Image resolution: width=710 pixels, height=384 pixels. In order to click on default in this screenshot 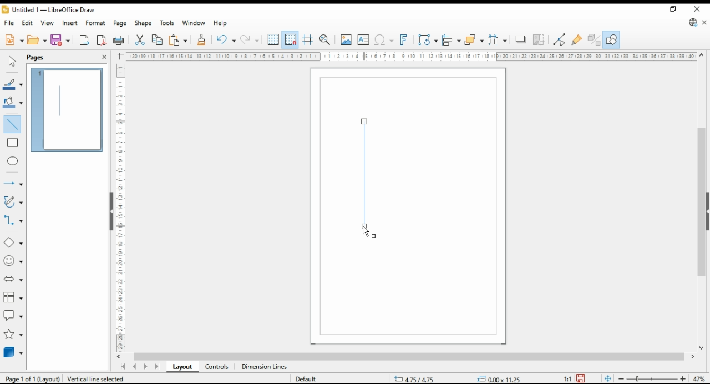, I will do `click(309, 380)`.